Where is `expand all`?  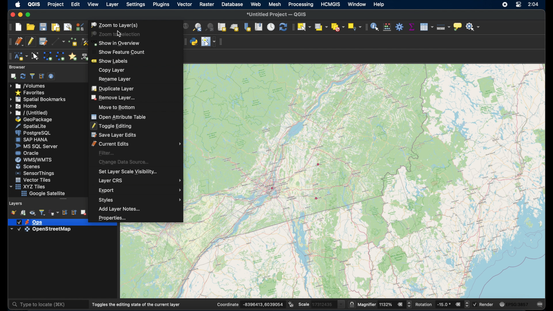
expand all is located at coordinates (65, 212).